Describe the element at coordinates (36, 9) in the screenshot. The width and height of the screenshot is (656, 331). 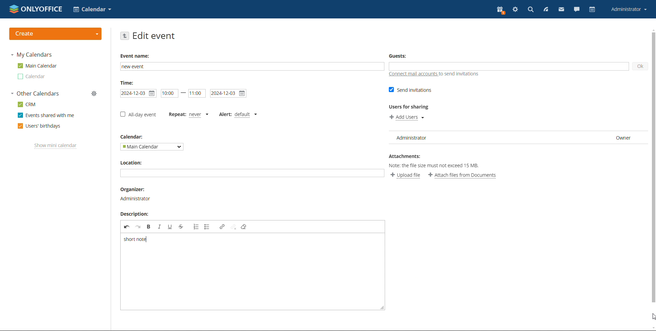
I see `logo` at that location.